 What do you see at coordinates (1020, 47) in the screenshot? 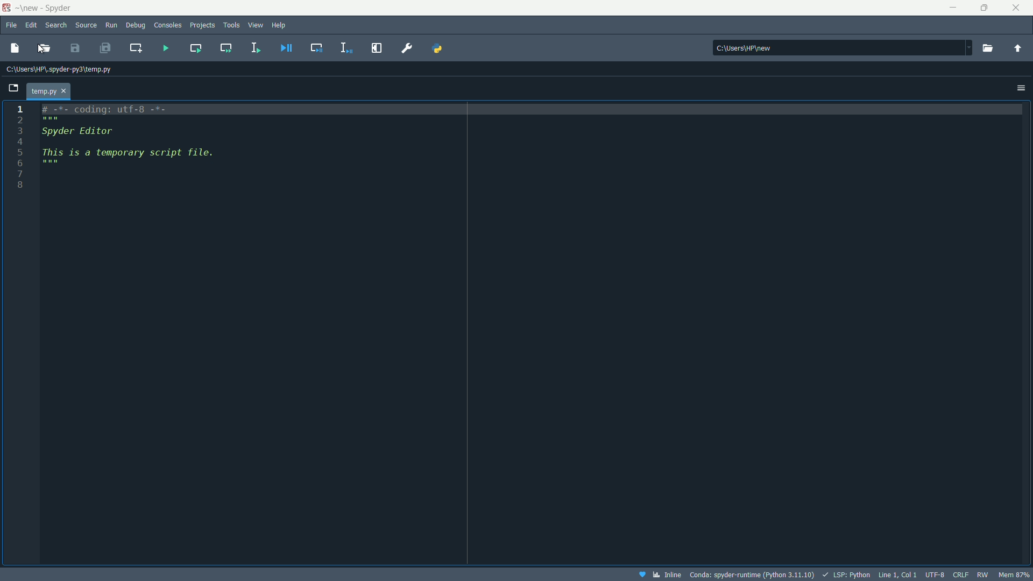
I see `change to parent directory` at bounding box center [1020, 47].